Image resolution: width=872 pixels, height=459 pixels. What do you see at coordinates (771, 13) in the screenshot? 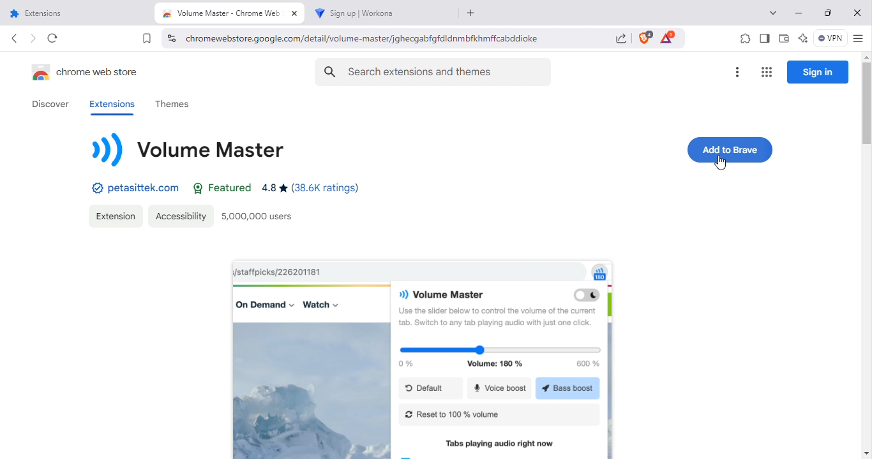
I see `Search tabs` at bounding box center [771, 13].